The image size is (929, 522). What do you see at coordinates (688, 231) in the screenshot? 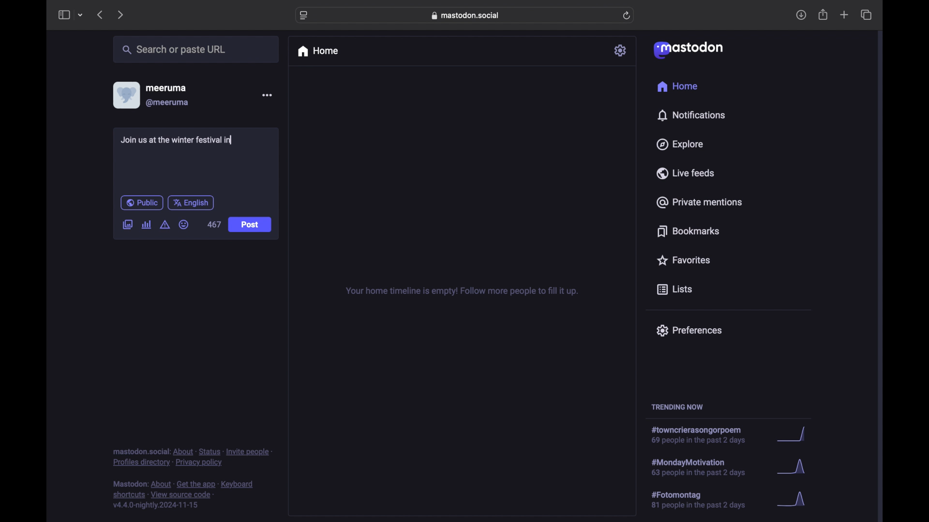
I see `bookmarks` at bounding box center [688, 231].